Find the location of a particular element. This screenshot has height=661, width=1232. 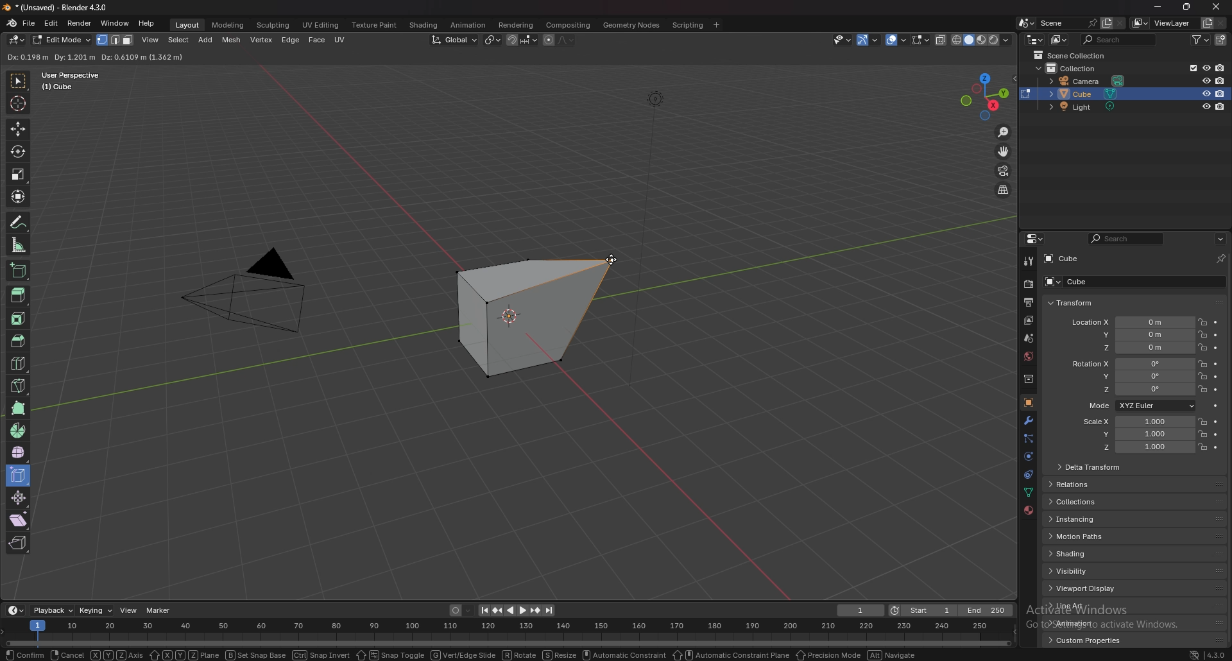

move is located at coordinates (19, 128).